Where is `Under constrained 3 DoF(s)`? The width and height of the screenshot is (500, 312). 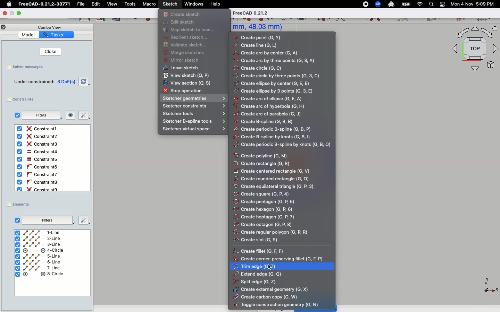
Under constrained 3 DoF(s) is located at coordinates (45, 82).